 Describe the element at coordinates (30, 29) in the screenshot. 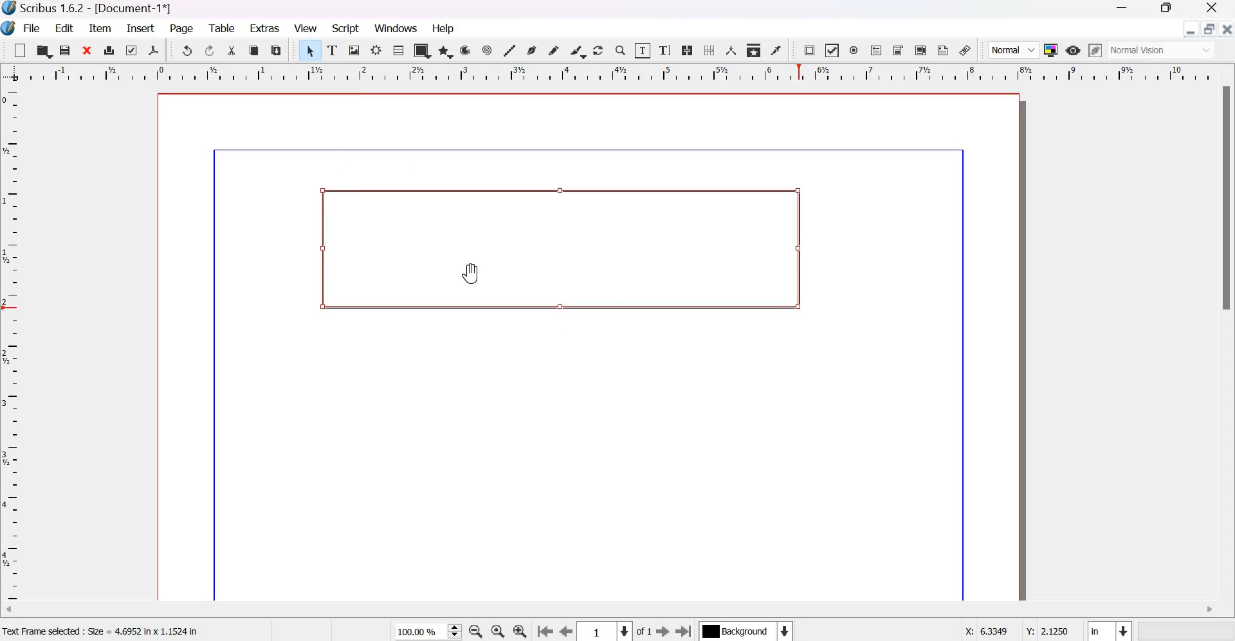

I see `File` at that location.